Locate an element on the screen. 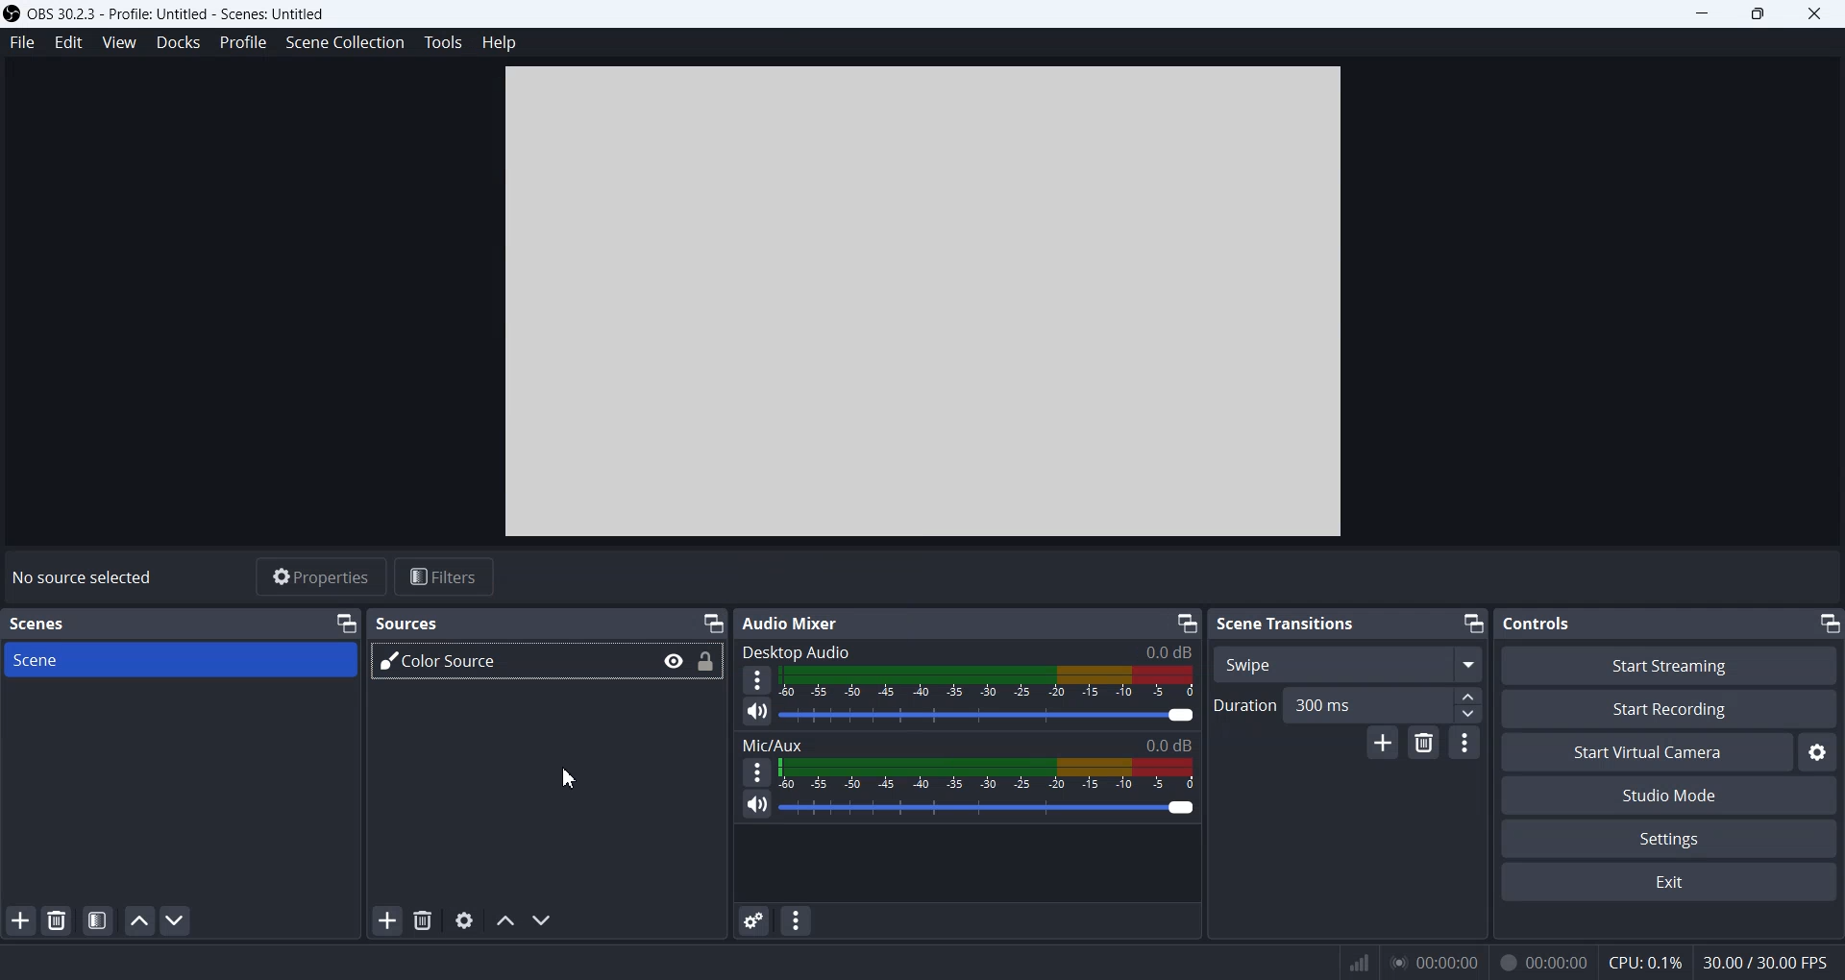 The width and height of the screenshot is (1845, 980). Scenes is located at coordinates (40, 623).